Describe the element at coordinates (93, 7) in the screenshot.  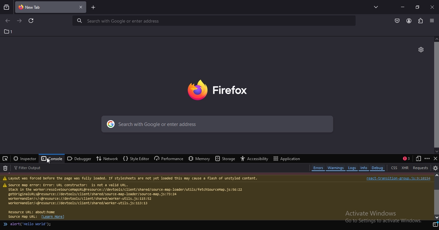
I see `new tab` at that location.